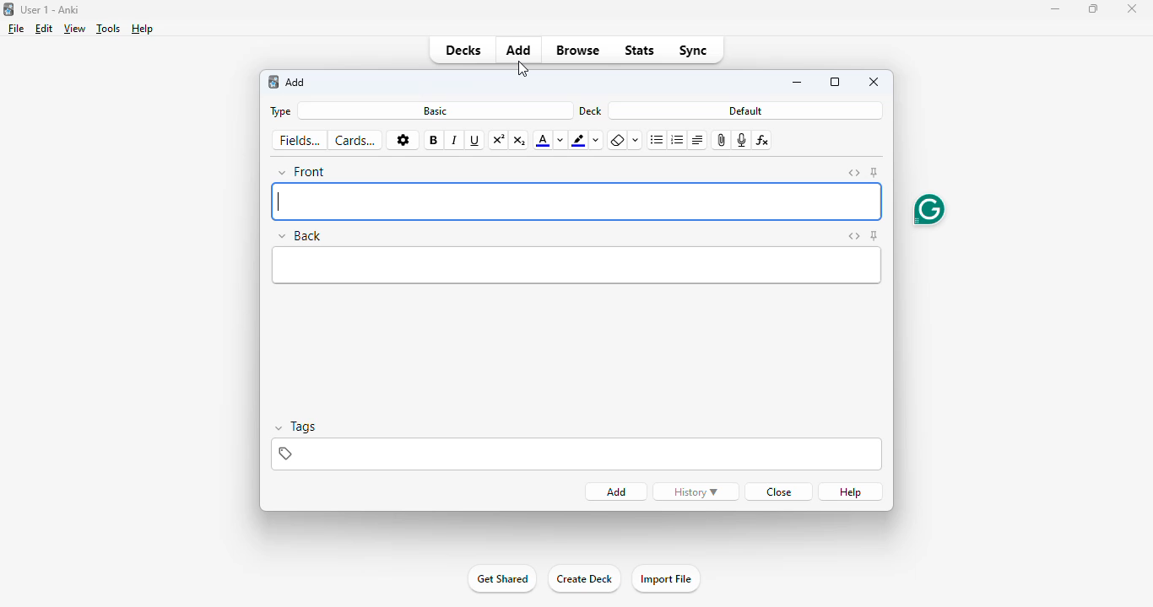  I want to click on edit, so click(44, 29).